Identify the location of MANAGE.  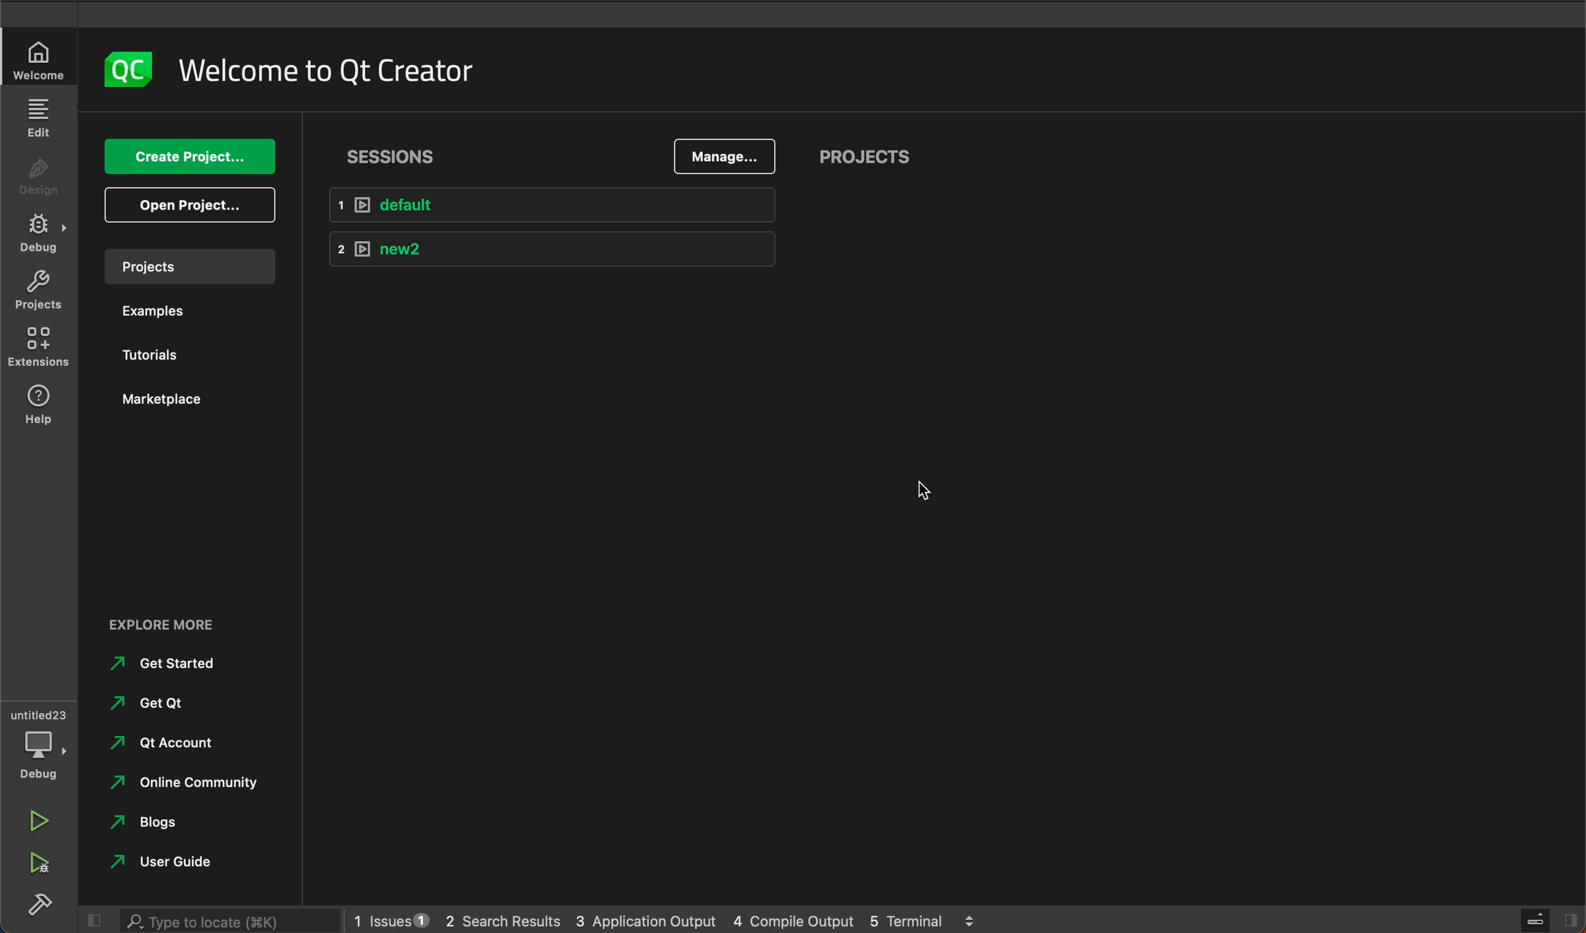
(723, 157).